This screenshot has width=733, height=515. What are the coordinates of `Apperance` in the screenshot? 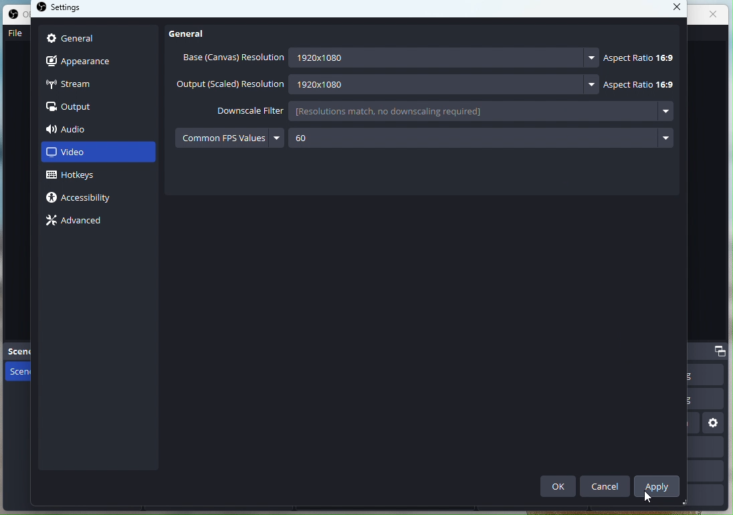 It's located at (99, 62).